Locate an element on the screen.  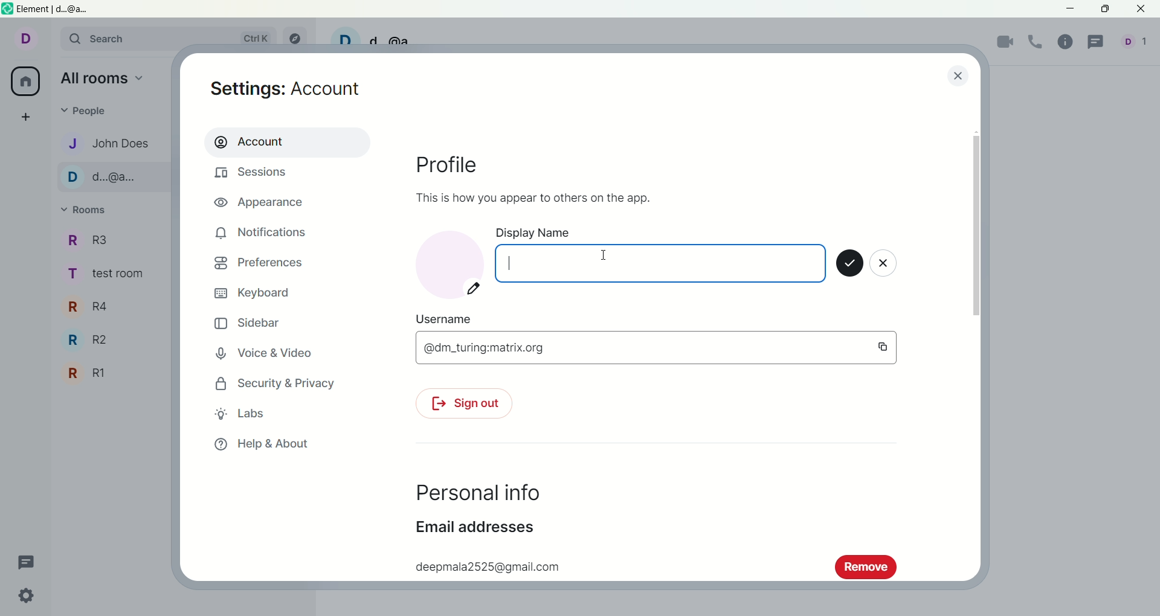
close is located at coordinates (1142, 10).